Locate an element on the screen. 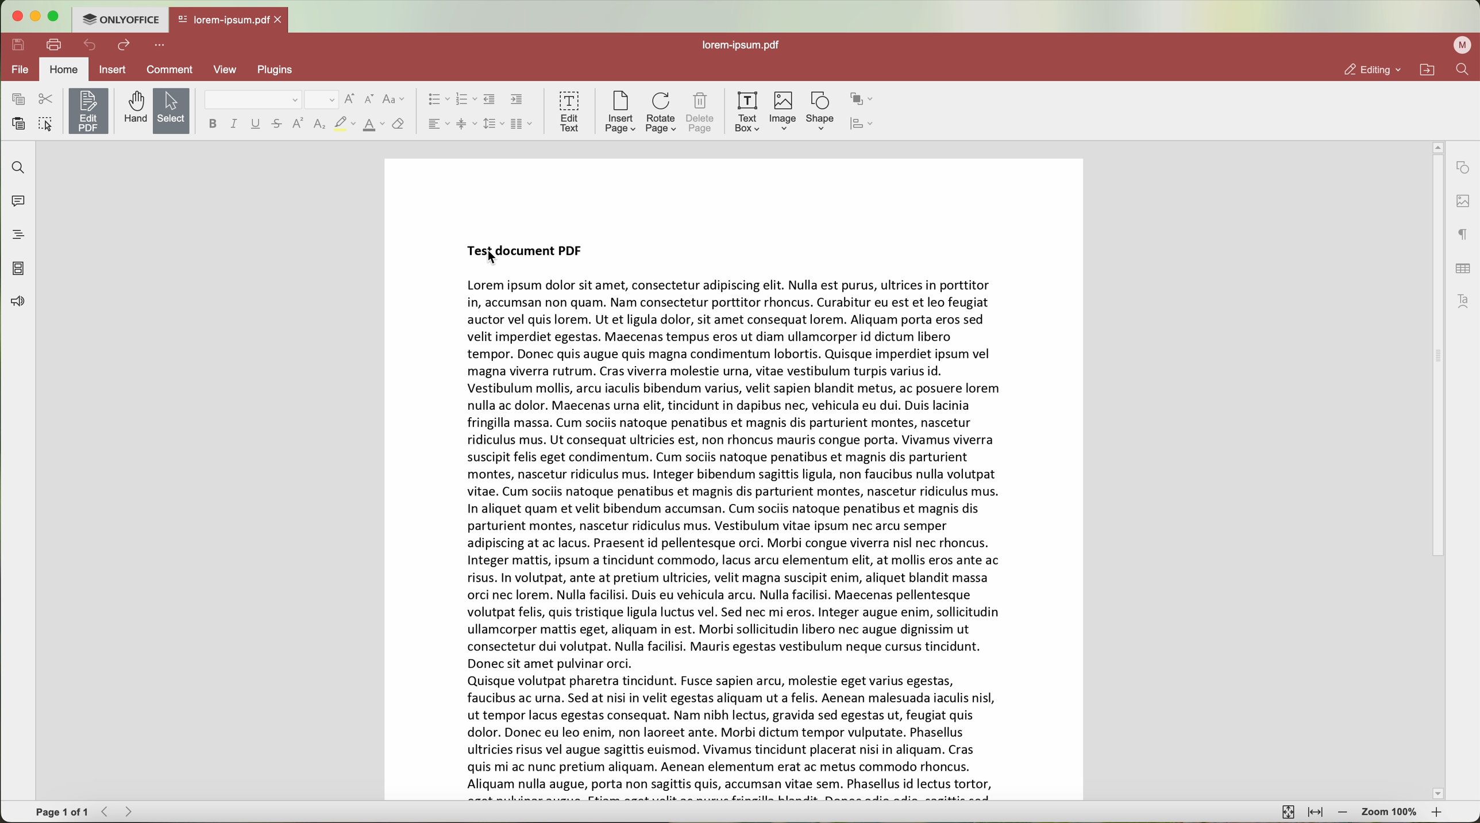 This screenshot has height=823, width=1480. highlight color is located at coordinates (344, 125).